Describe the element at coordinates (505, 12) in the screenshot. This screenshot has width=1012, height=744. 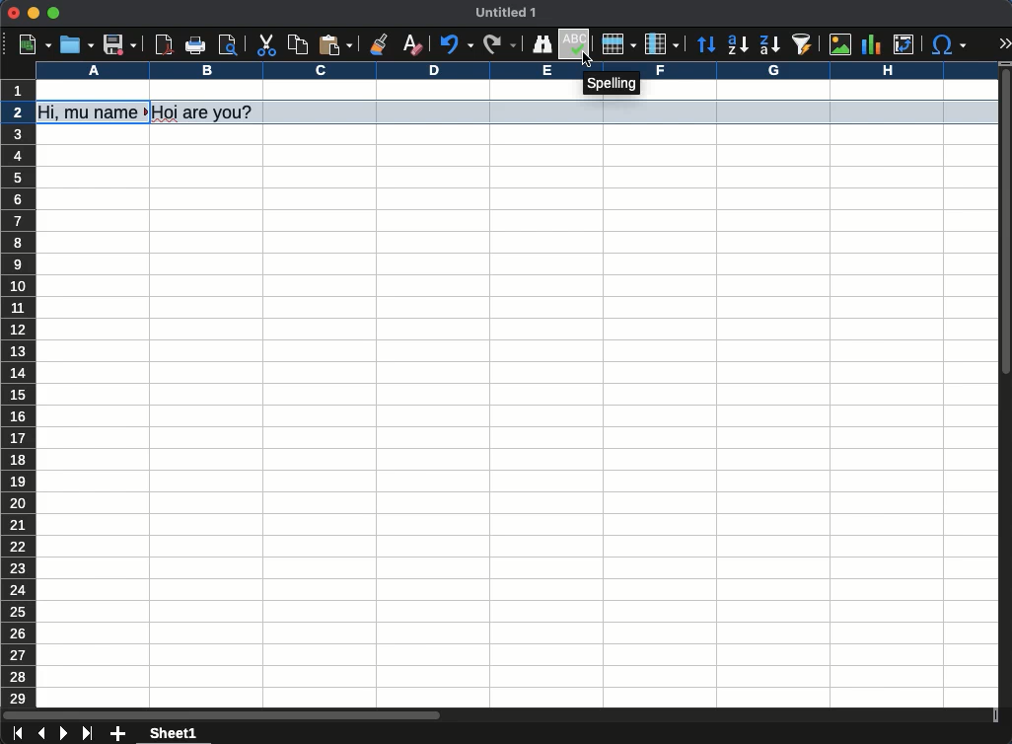
I see `untitled 1` at that location.